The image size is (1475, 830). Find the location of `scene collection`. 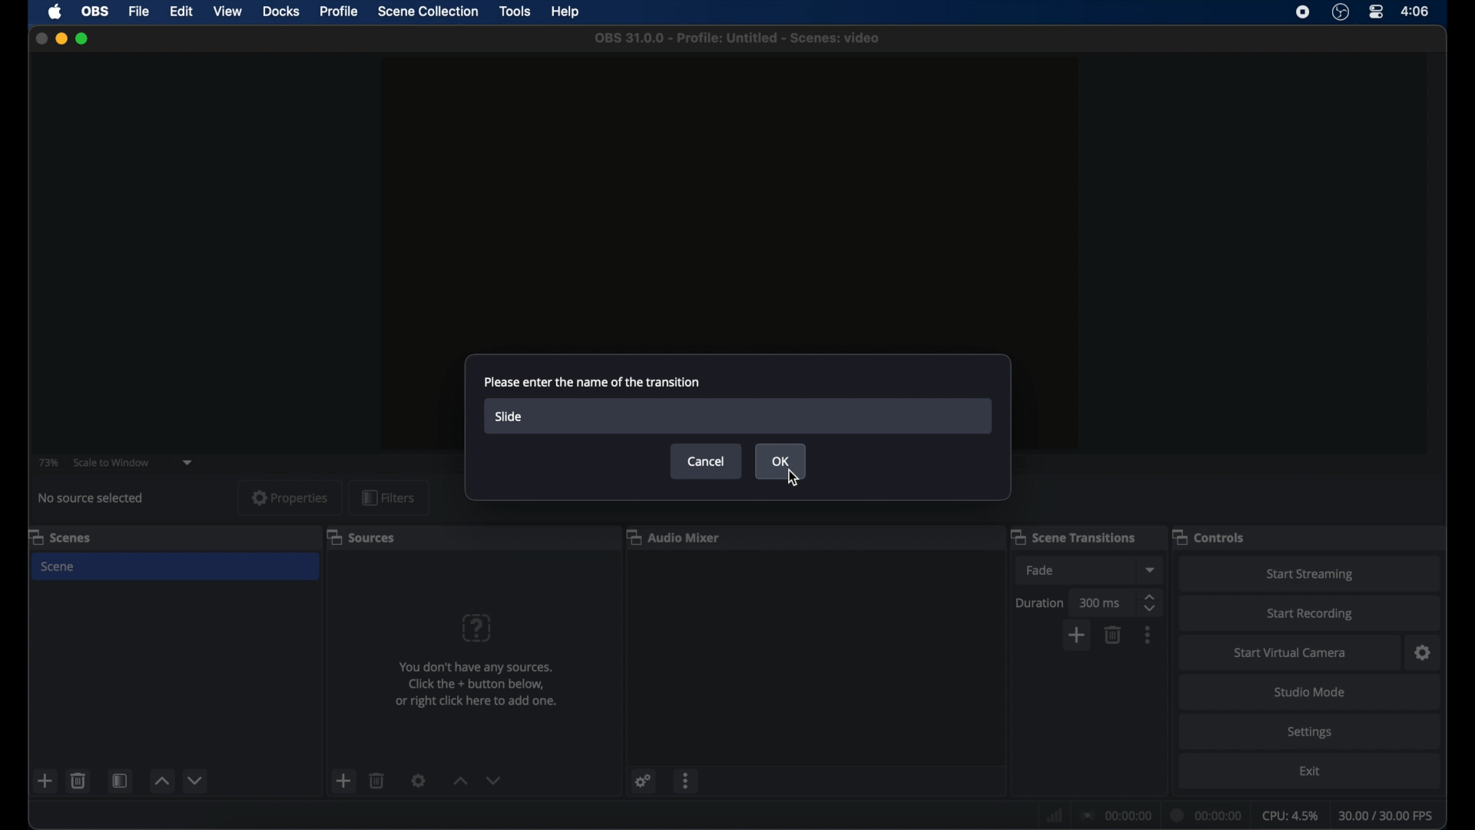

scene collection is located at coordinates (428, 12).